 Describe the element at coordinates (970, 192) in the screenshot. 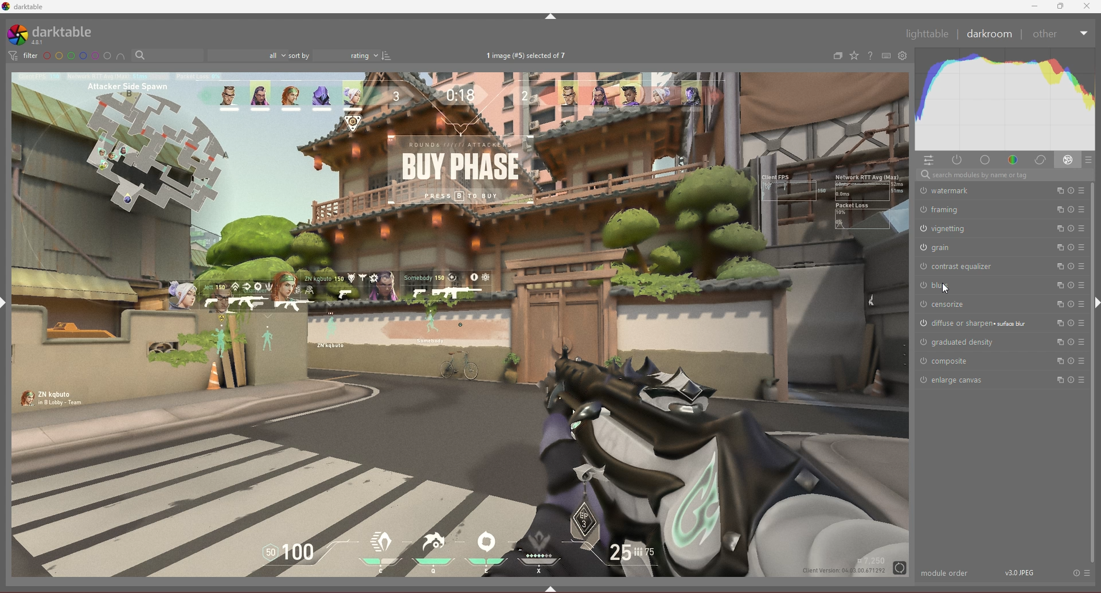

I see `watermark` at that location.